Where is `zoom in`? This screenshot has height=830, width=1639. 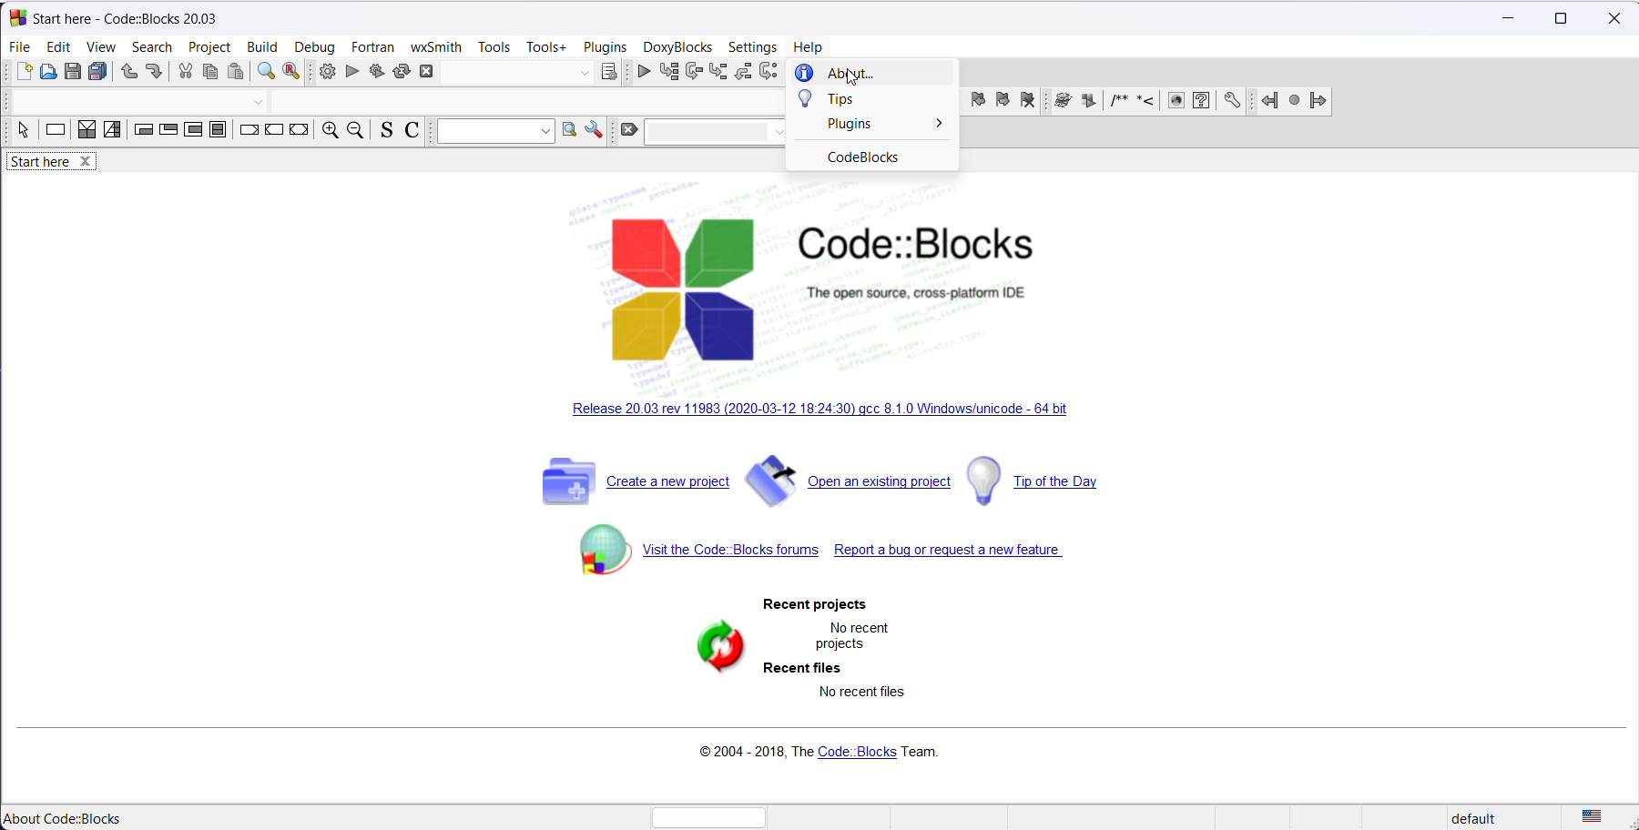
zoom in is located at coordinates (330, 132).